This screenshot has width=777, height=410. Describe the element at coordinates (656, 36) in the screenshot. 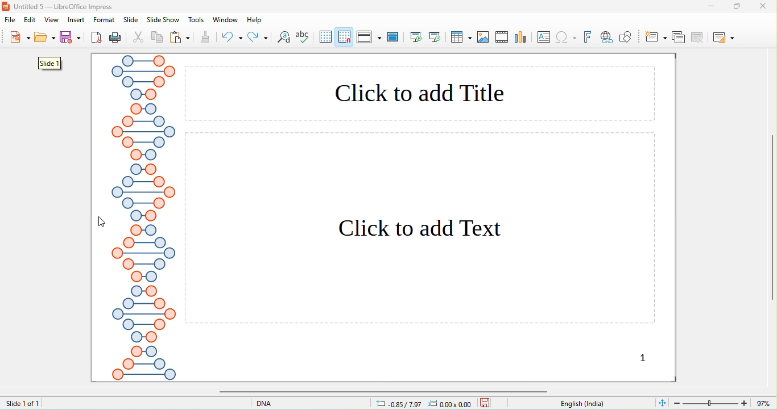

I see `new slide` at that location.